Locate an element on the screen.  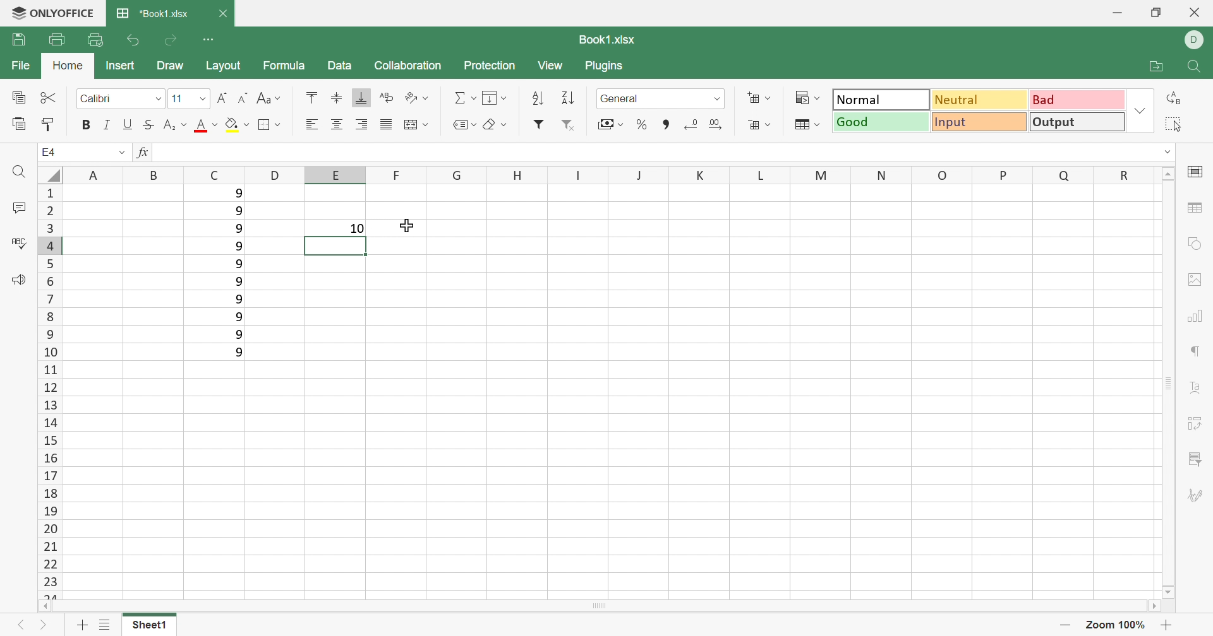
Cut is located at coordinates (49, 95).